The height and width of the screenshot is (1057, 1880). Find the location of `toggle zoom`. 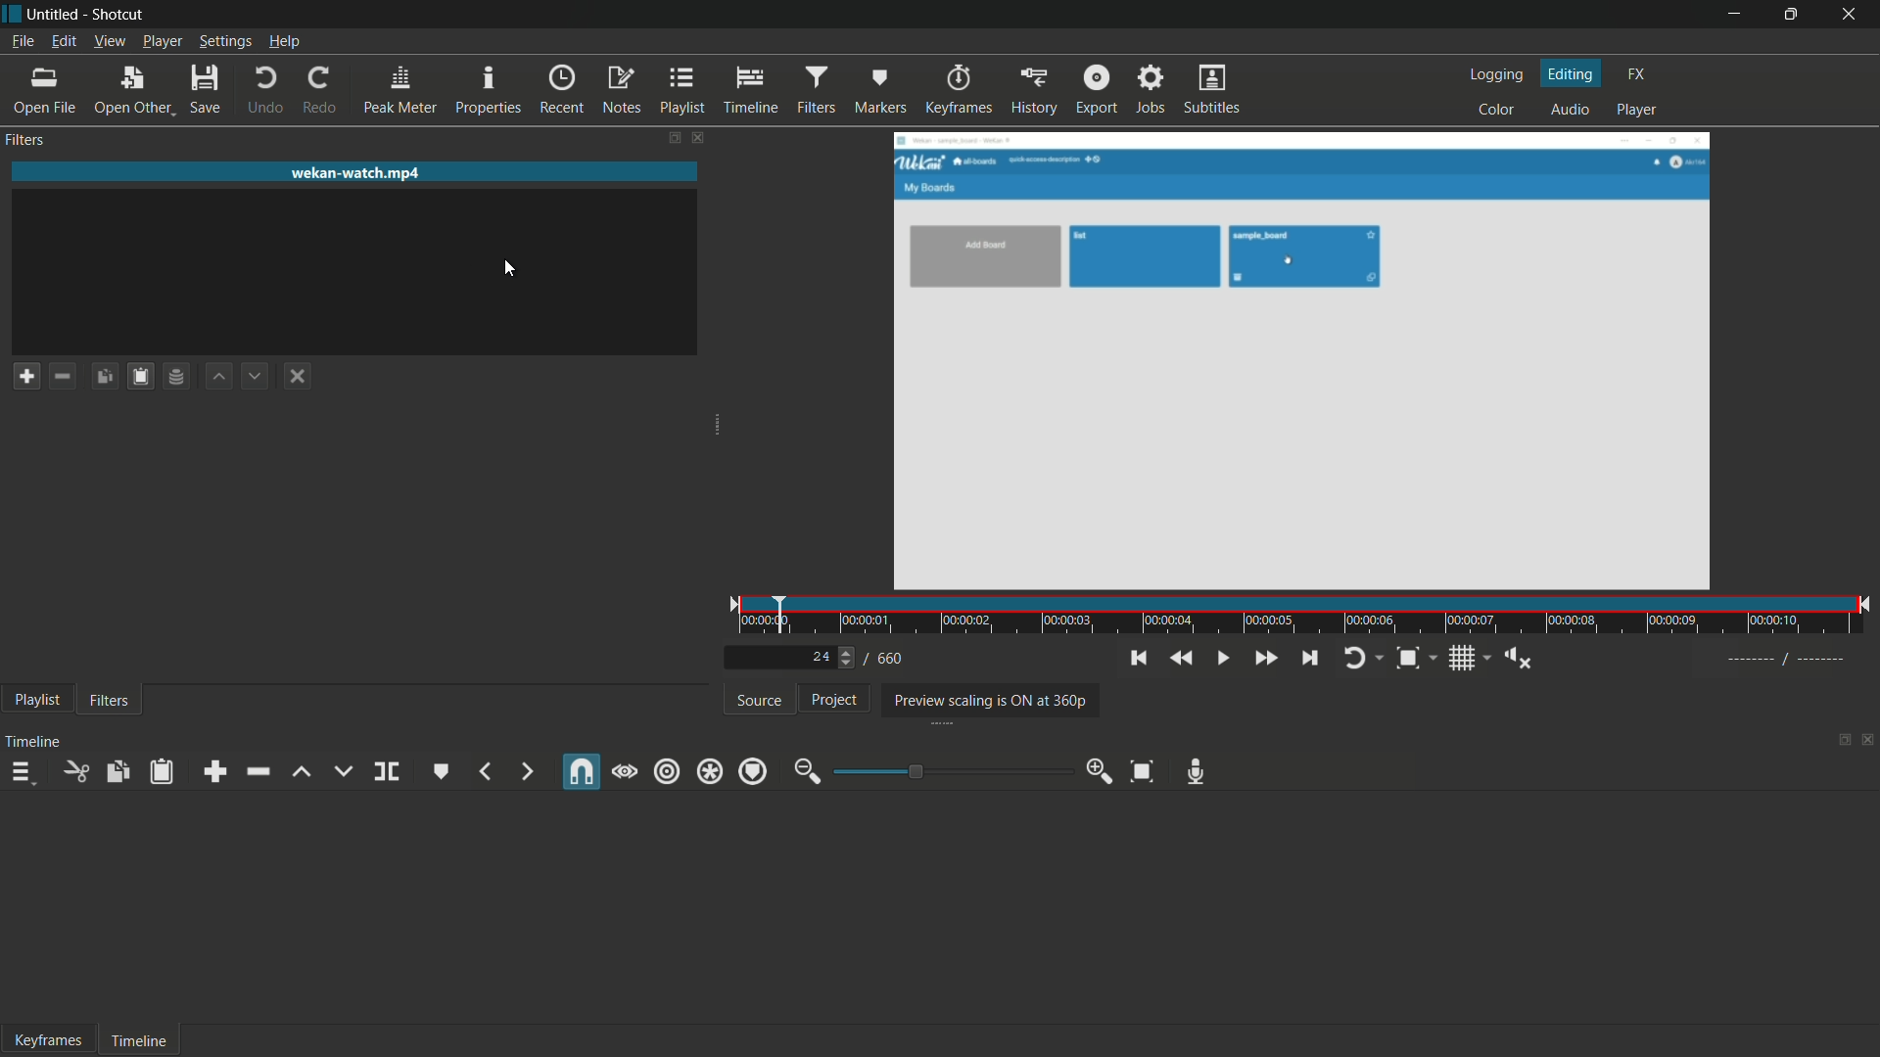

toggle zoom is located at coordinates (1407, 659).